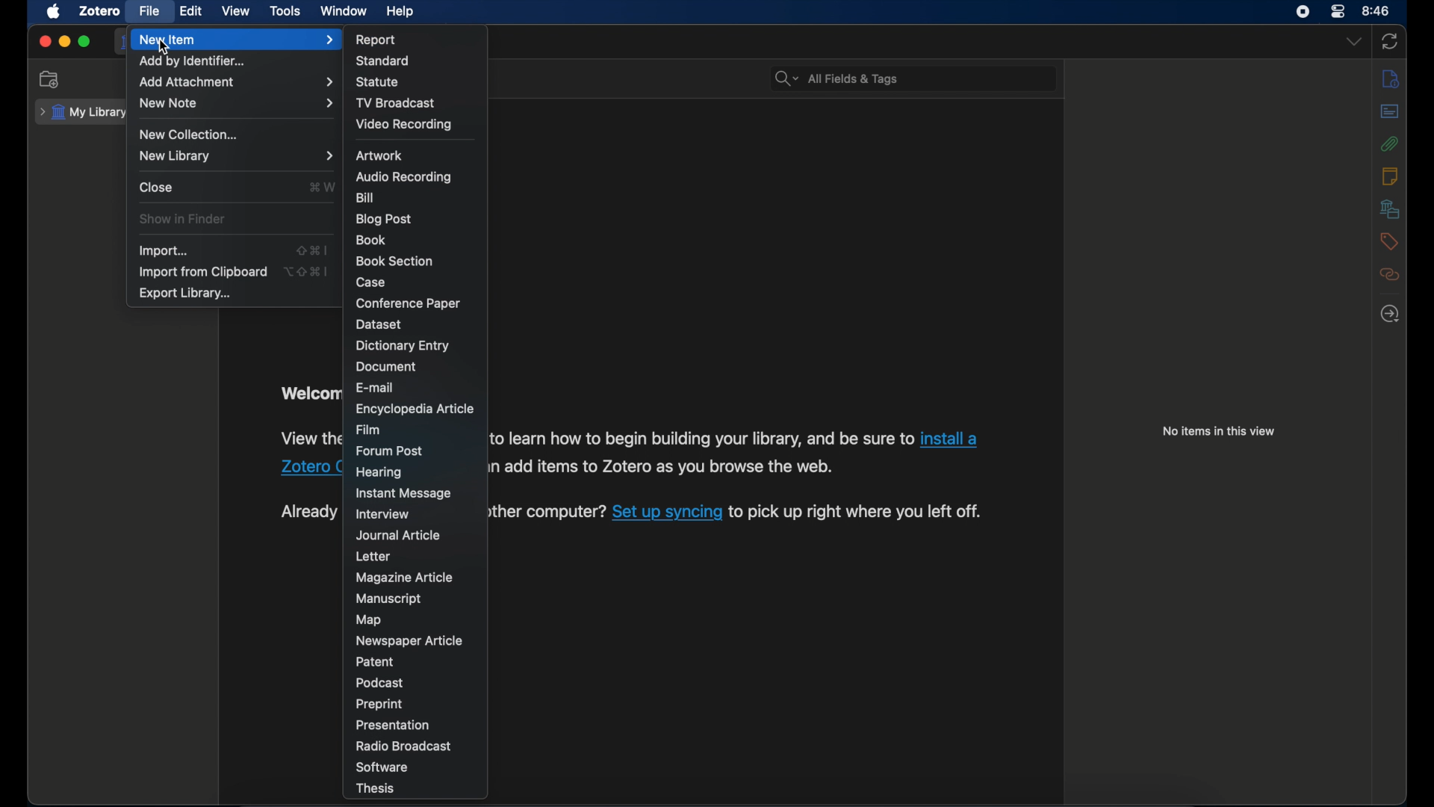  Describe the element at coordinates (671, 469) in the screenshot. I see `software information` at that location.